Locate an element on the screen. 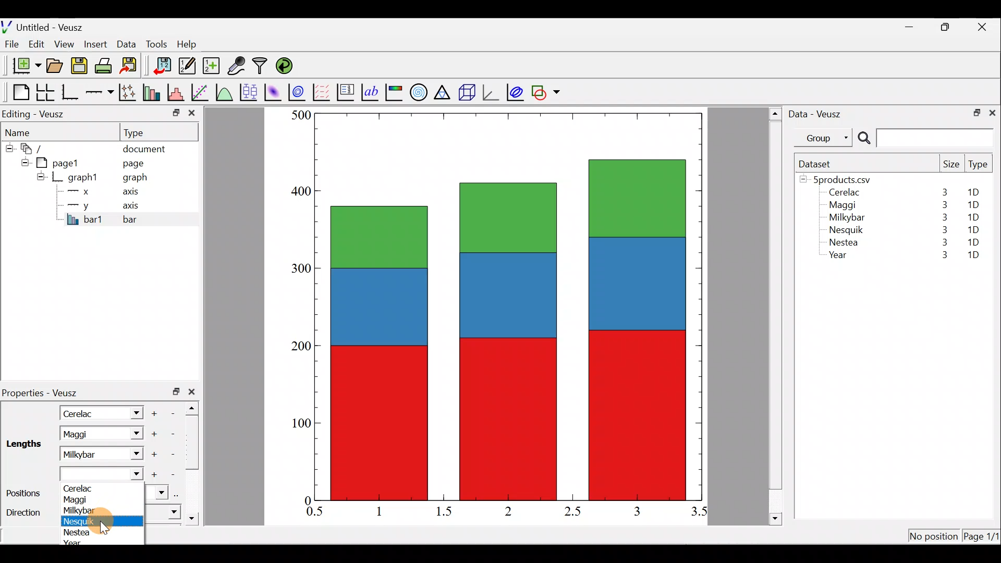  pagel is located at coordinates (62, 162).